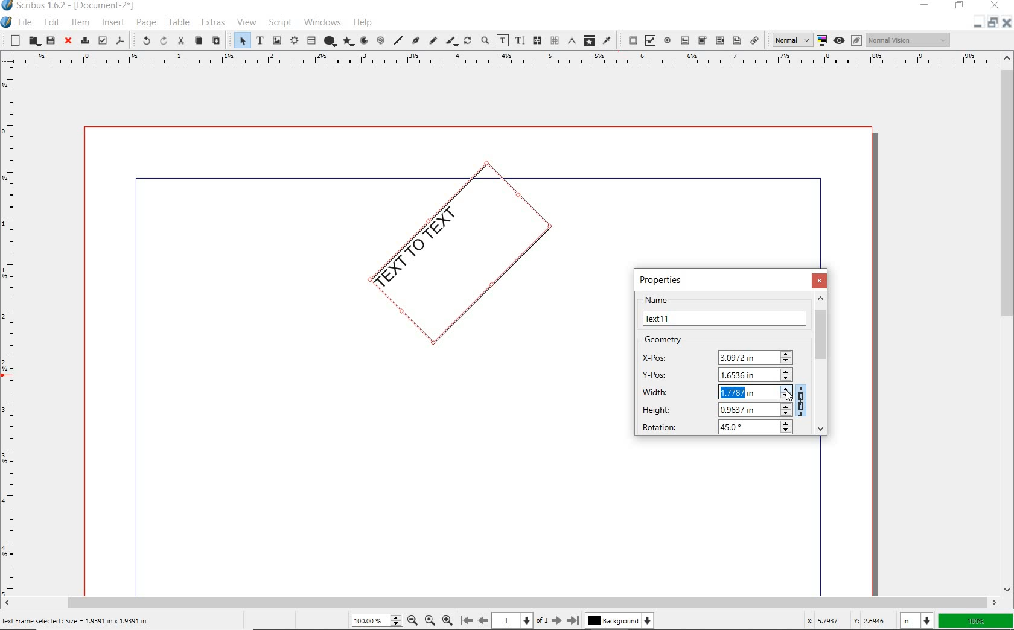 Image resolution: width=1014 pixels, height=630 pixels. I want to click on GEOMETRY, so click(673, 340).